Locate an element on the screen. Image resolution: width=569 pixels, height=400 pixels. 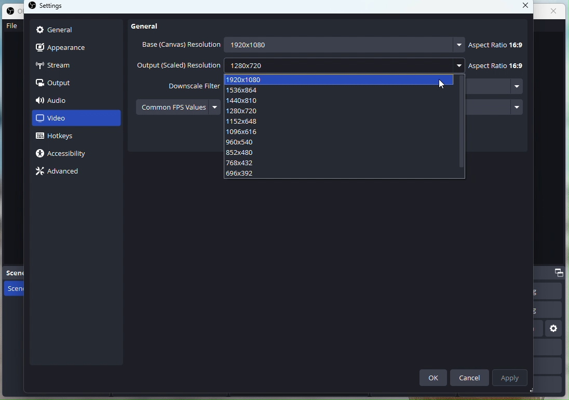
1152x648 is located at coordinates (341, 121).